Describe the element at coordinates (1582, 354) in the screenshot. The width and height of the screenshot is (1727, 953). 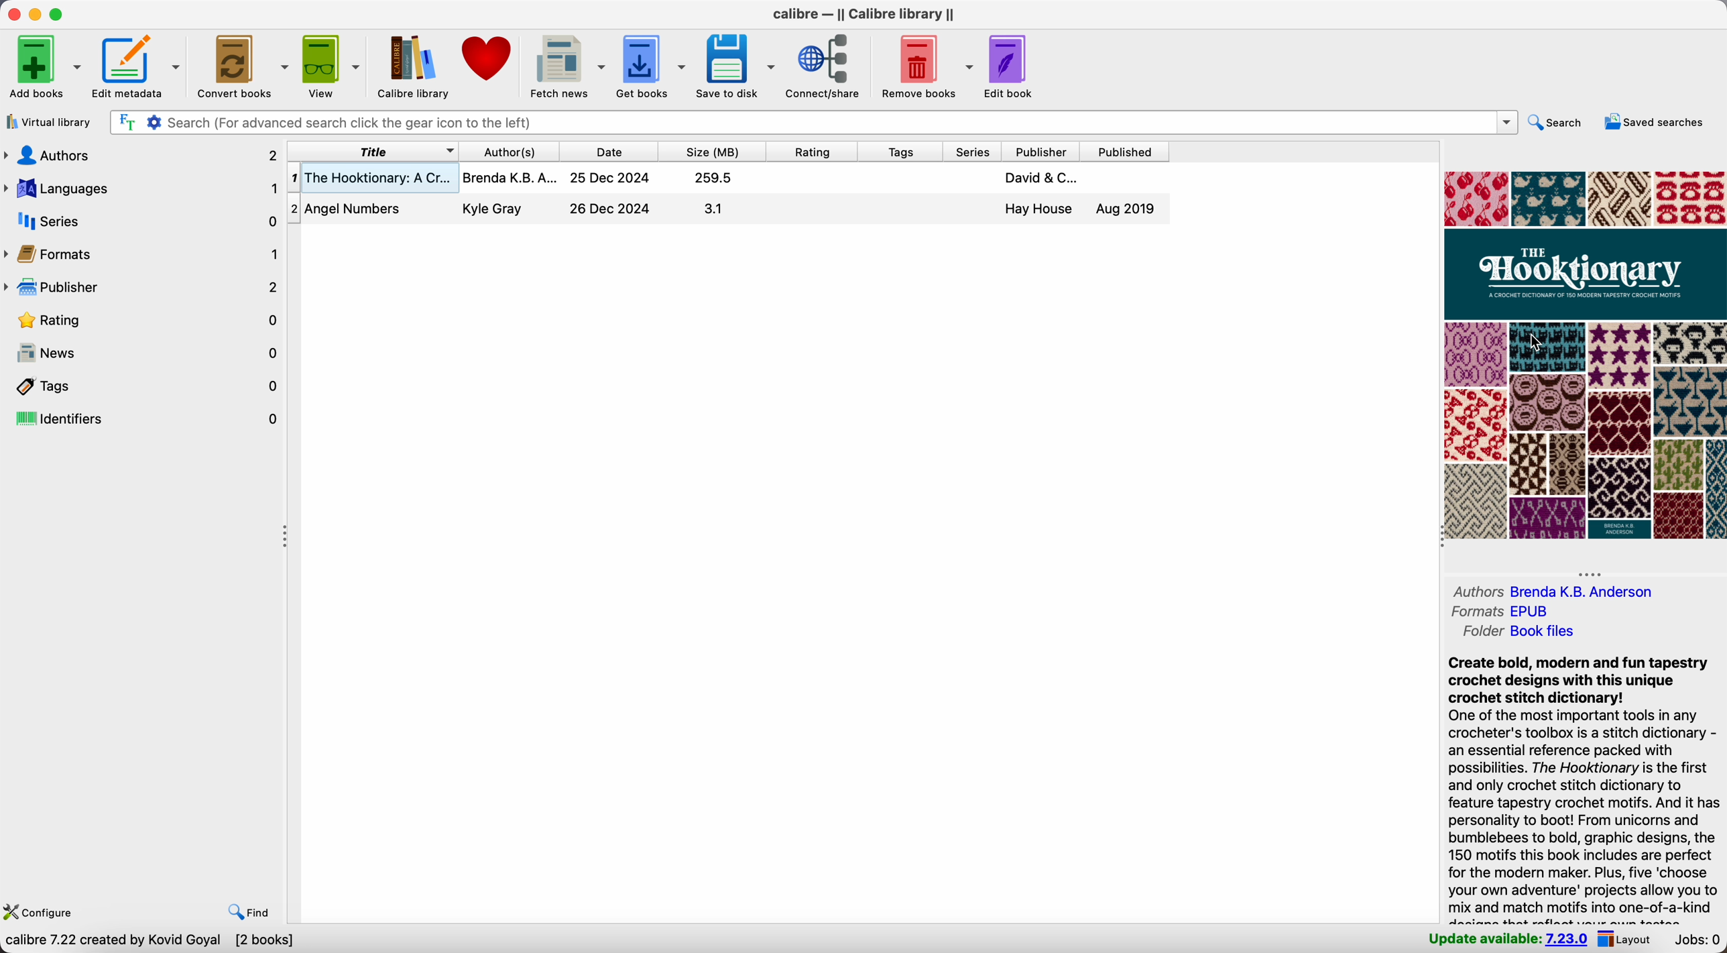
I see `book cover preview` at that location.